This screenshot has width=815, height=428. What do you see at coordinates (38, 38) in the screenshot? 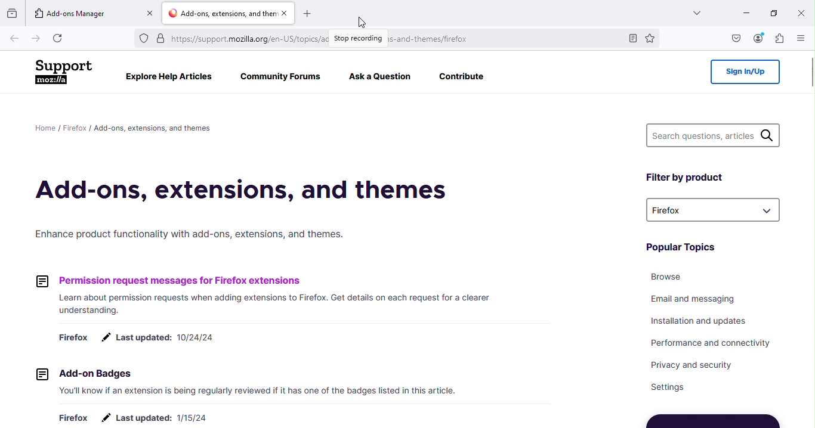
I see `Go forward one page` at bounding box center [38, 38].